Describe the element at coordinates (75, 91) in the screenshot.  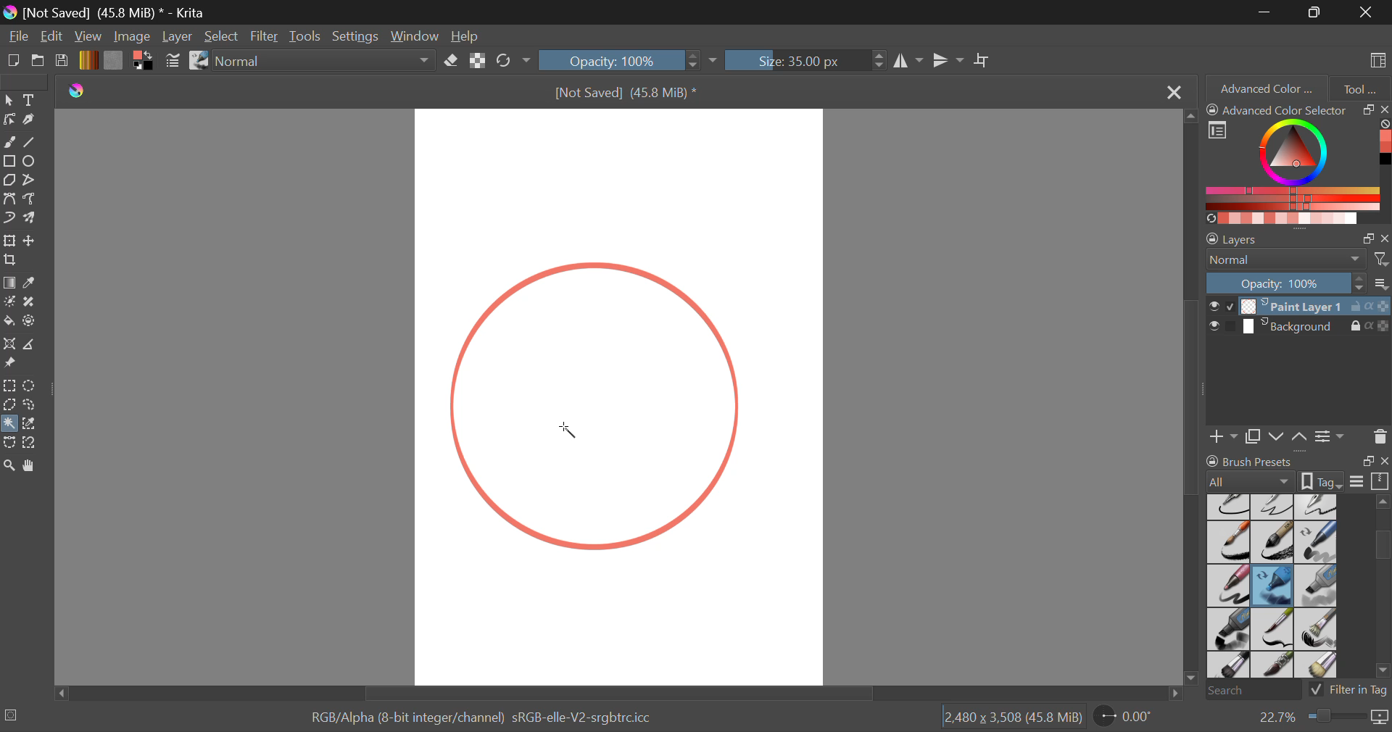
I see `Krita Logo` at that location.